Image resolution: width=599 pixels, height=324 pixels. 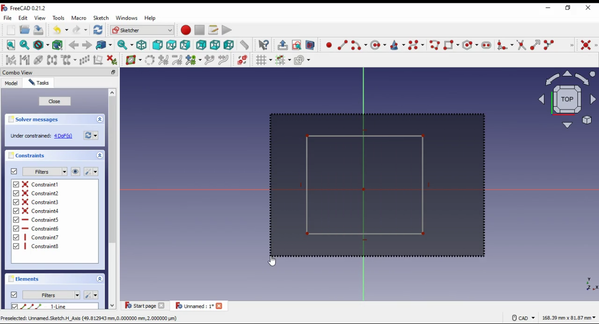 I want to click on undo, so click(x=61, y=30).